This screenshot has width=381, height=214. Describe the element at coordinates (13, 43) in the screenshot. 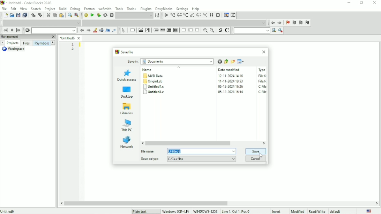

I see `Projects` at that location.